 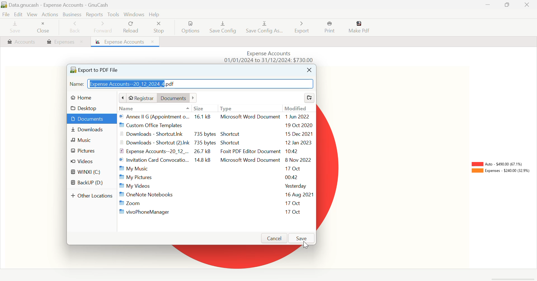 I want to click on Downloads, so click(x=92, y=131).